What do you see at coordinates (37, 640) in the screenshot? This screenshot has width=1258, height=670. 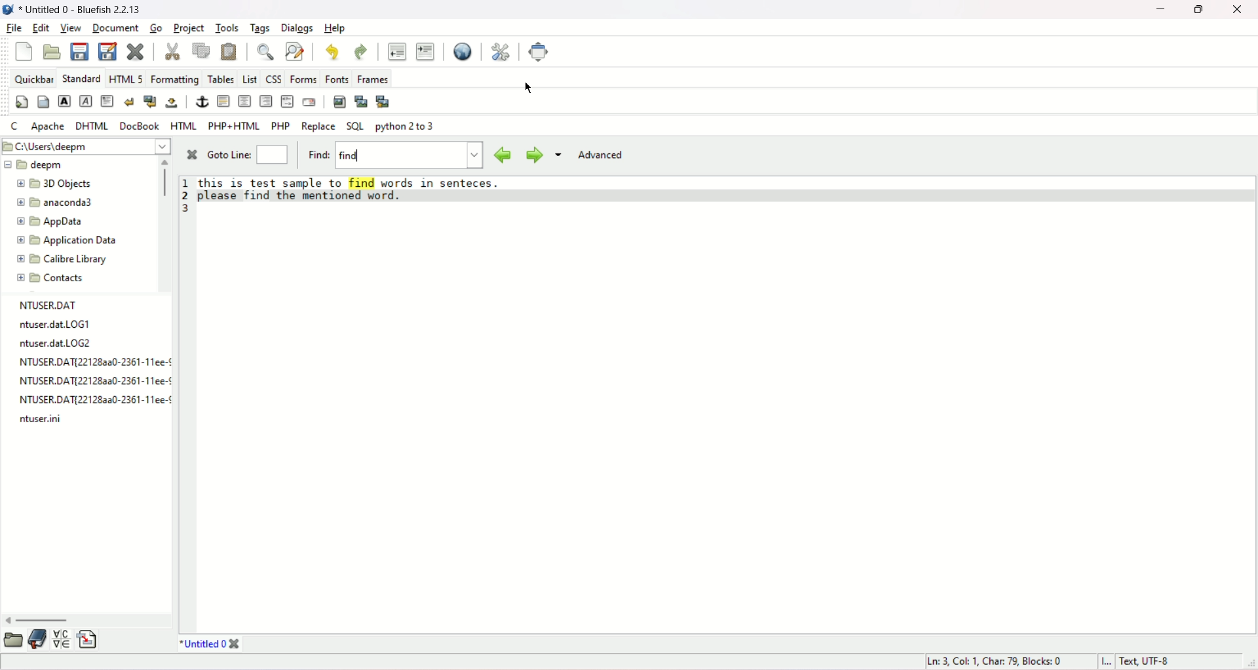 I see `documentation` at bounding box center [37, 640].